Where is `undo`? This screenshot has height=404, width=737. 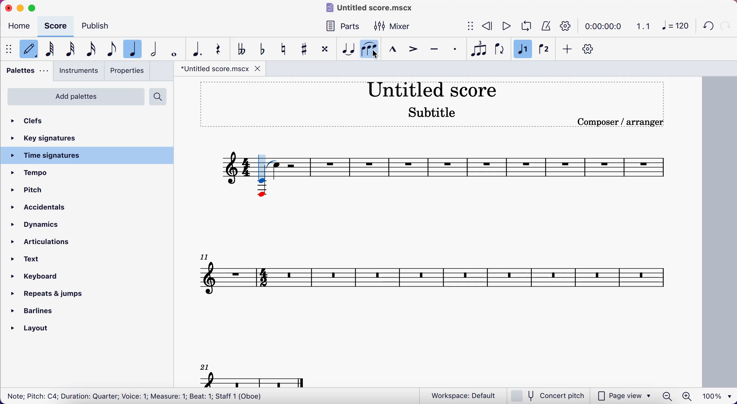 undo is located at coordinates (705, 27).